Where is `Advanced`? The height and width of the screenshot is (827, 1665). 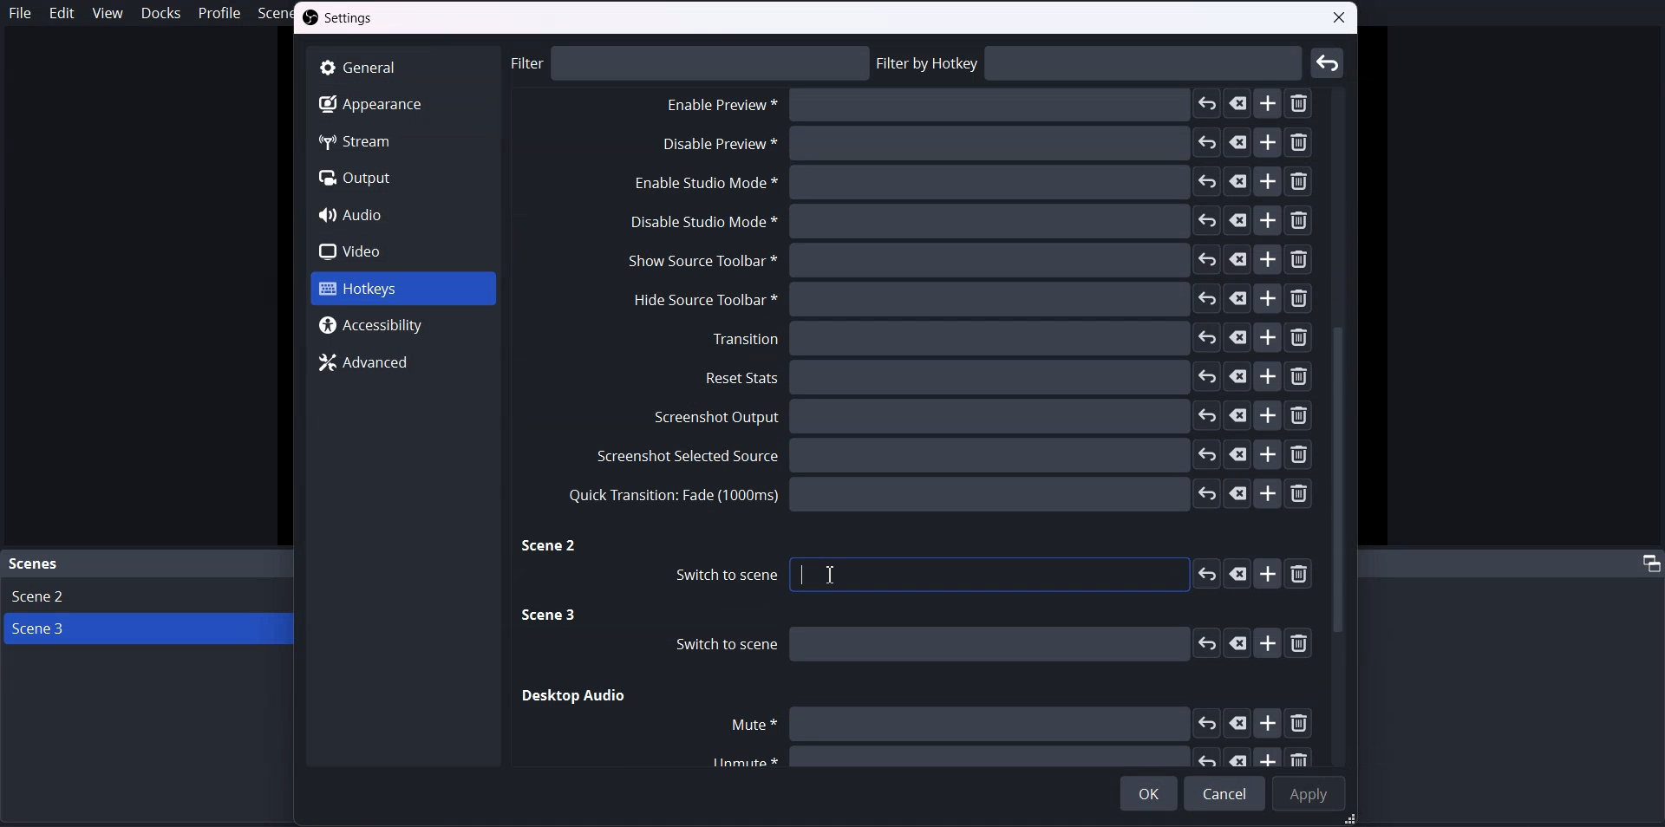 Advanced is located at coordinates (405, 361).